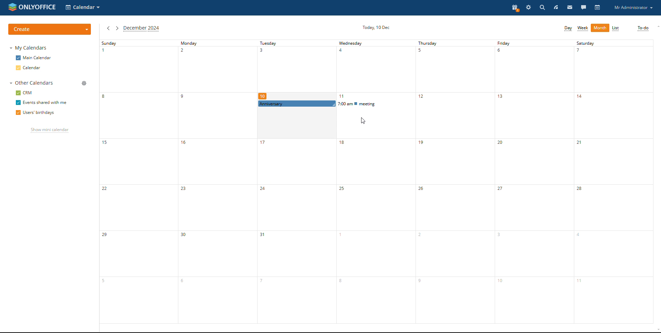 This screenshot has width=661, height=333. What do you see at coordinates (34, 58) in the screenshot?
I see `main calendar` at bounding box center [34, 58].